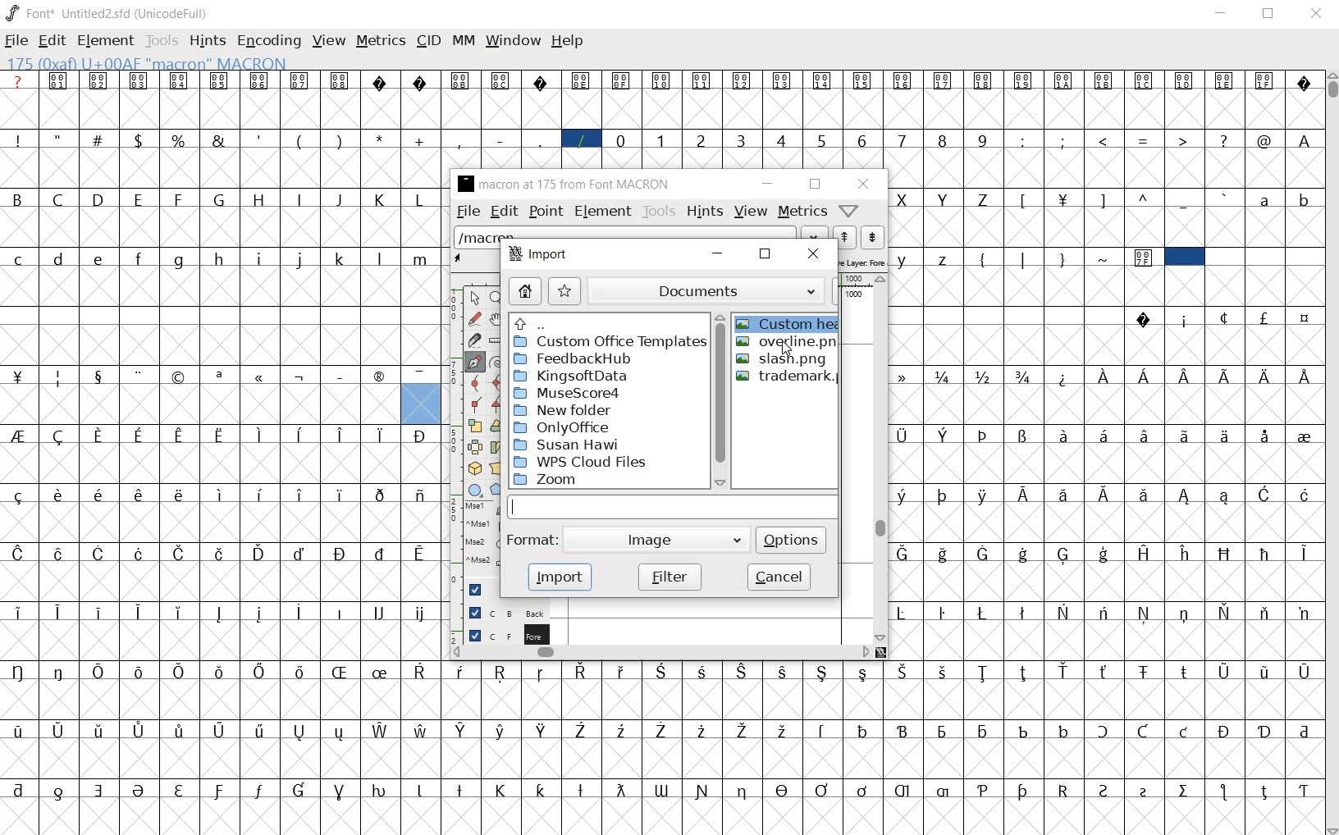 This screenshot has width=1339, height=835. Describe the element at coordinates (494, 404) in the screenshot. I see `tangent` at that location.